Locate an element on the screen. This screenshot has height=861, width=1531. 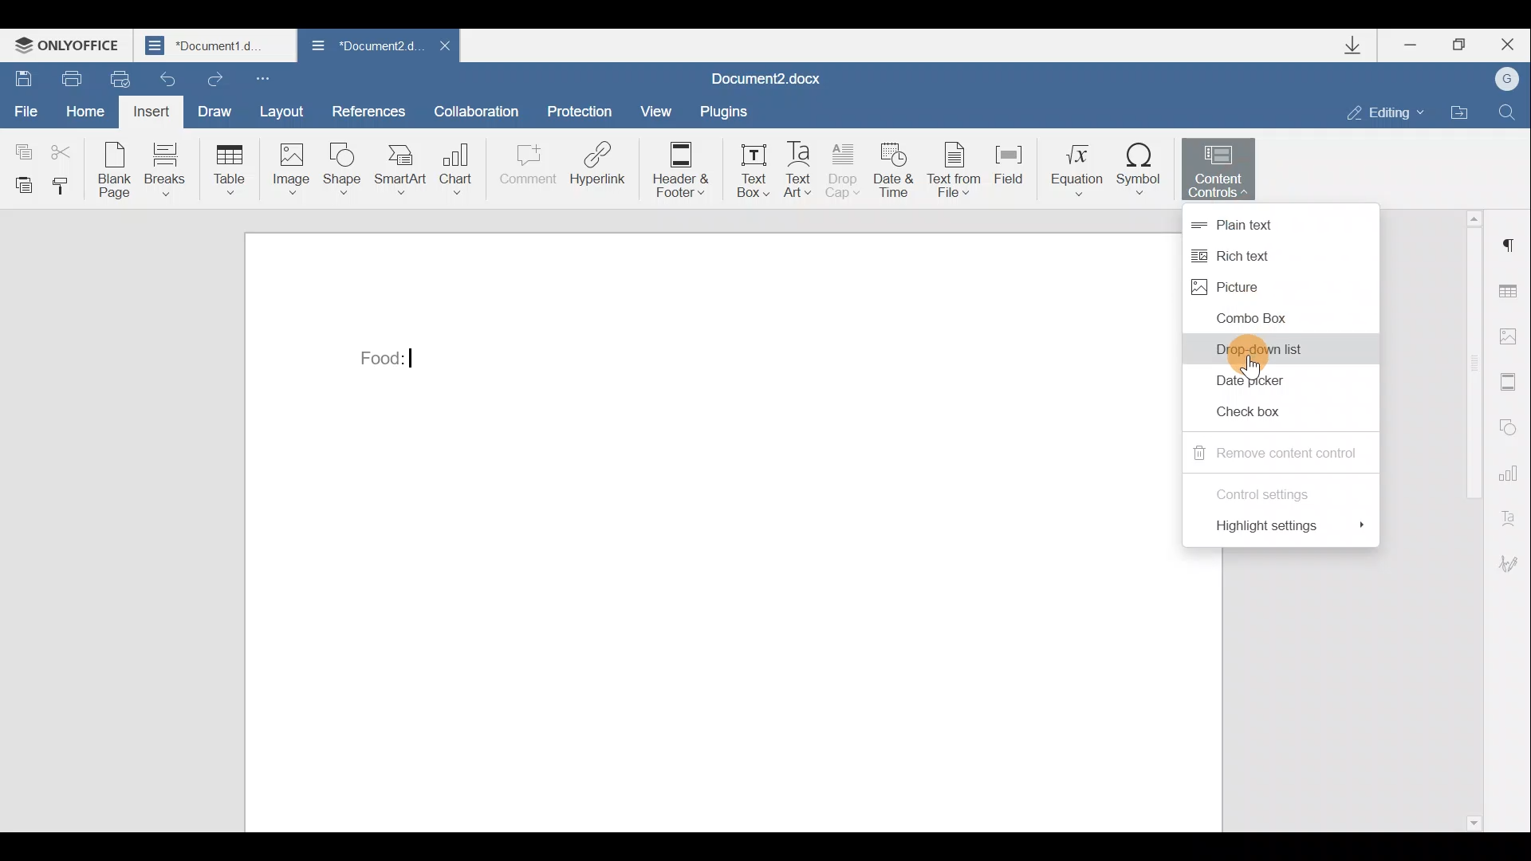
View is located at coordinates (657, 110).